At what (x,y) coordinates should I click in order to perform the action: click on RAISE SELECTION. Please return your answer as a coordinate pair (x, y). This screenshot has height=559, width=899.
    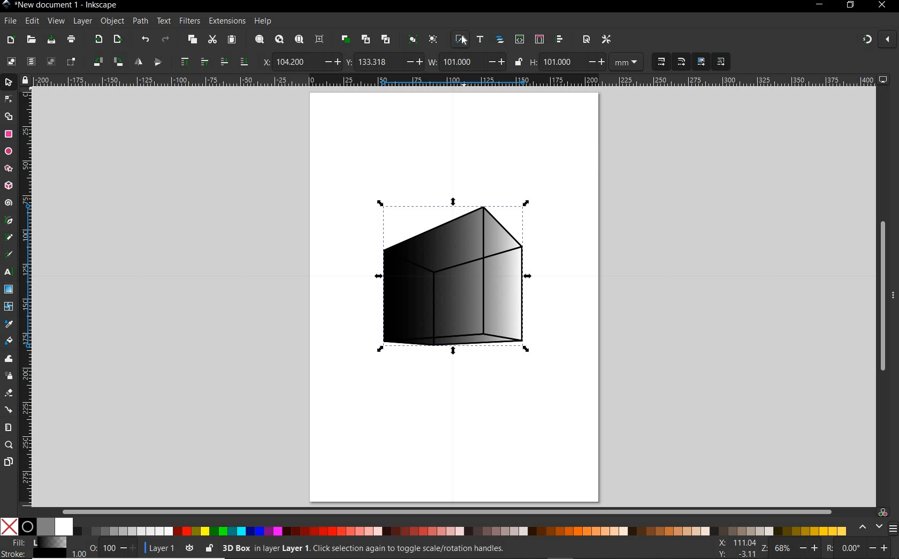
    Looking at the image, I should click on (182, 61).